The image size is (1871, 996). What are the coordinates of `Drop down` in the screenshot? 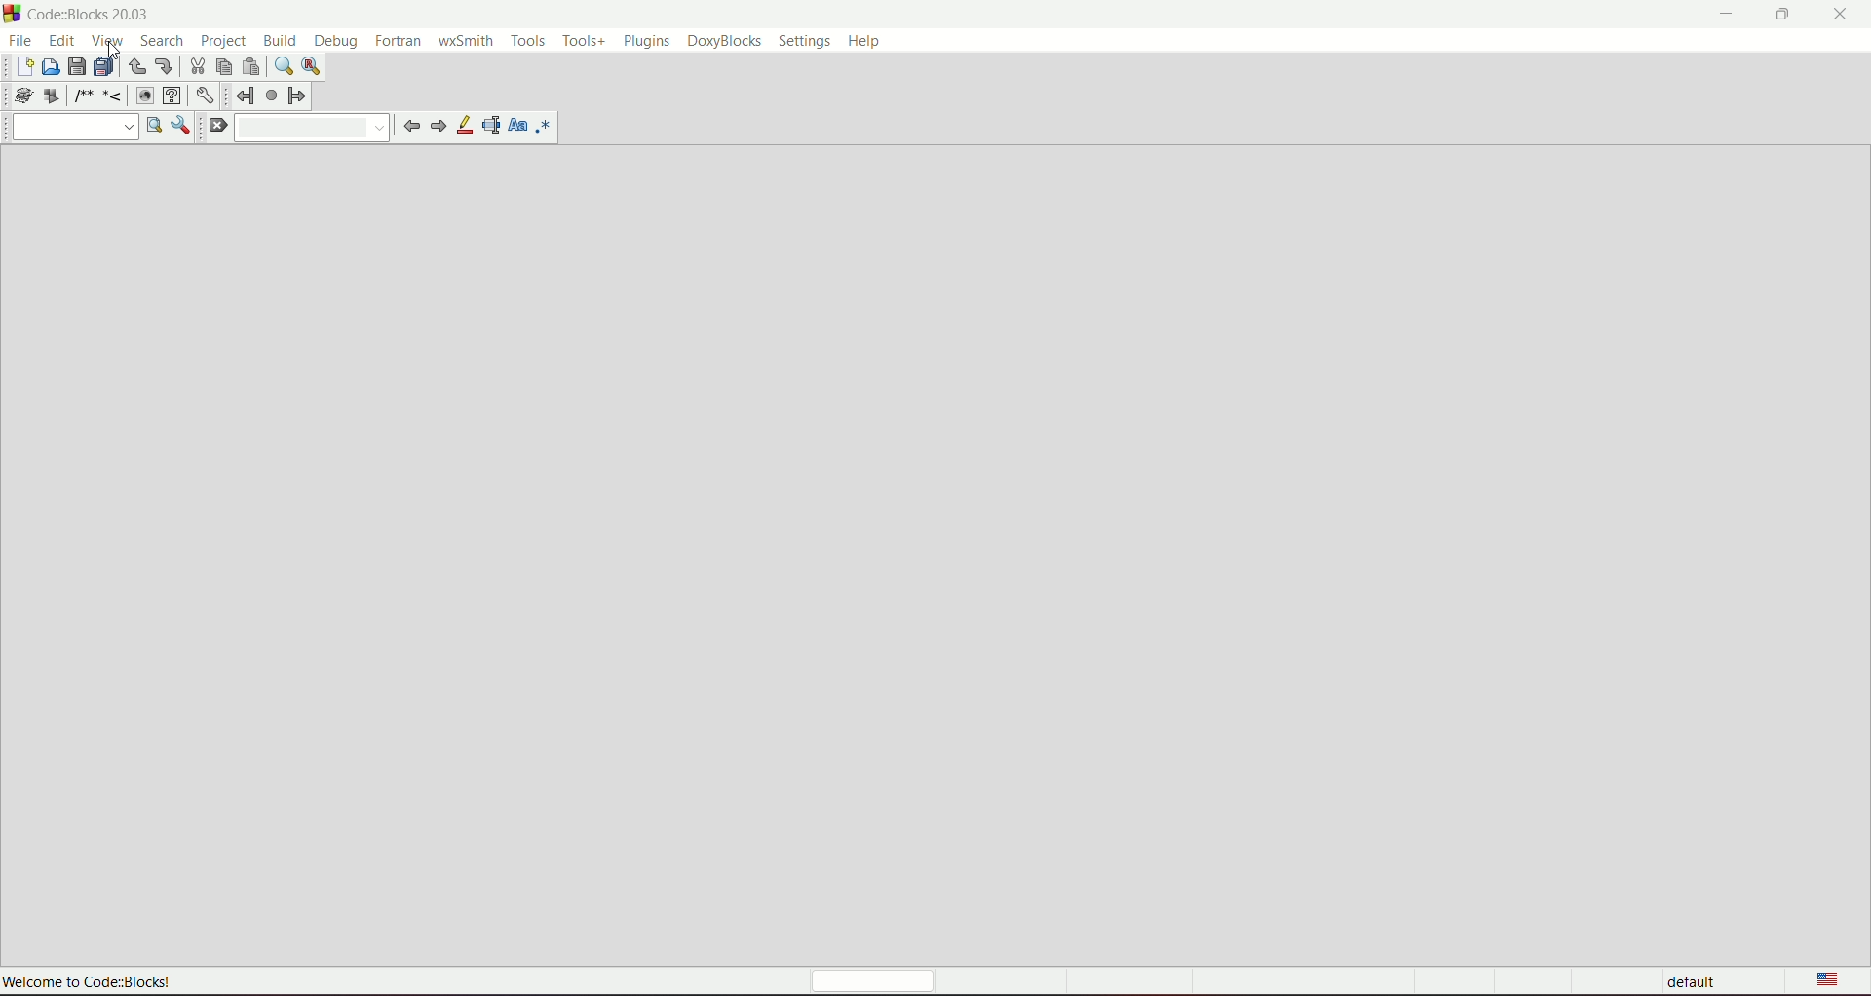 It's located at (377, 126).